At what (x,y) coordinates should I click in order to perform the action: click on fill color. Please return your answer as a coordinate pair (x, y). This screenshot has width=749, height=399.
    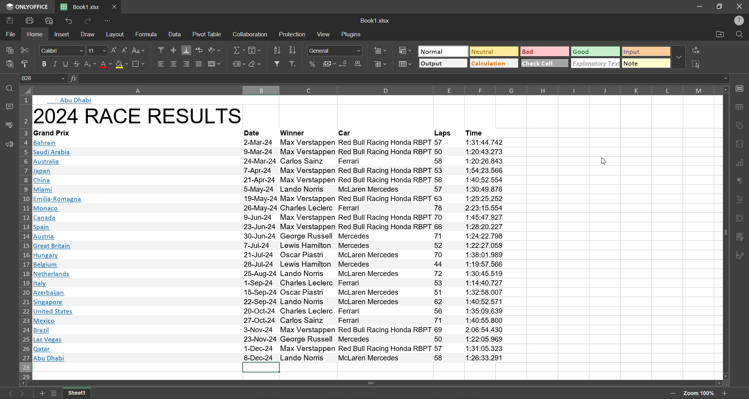
    Looking at the image, I should click on (122, 65).